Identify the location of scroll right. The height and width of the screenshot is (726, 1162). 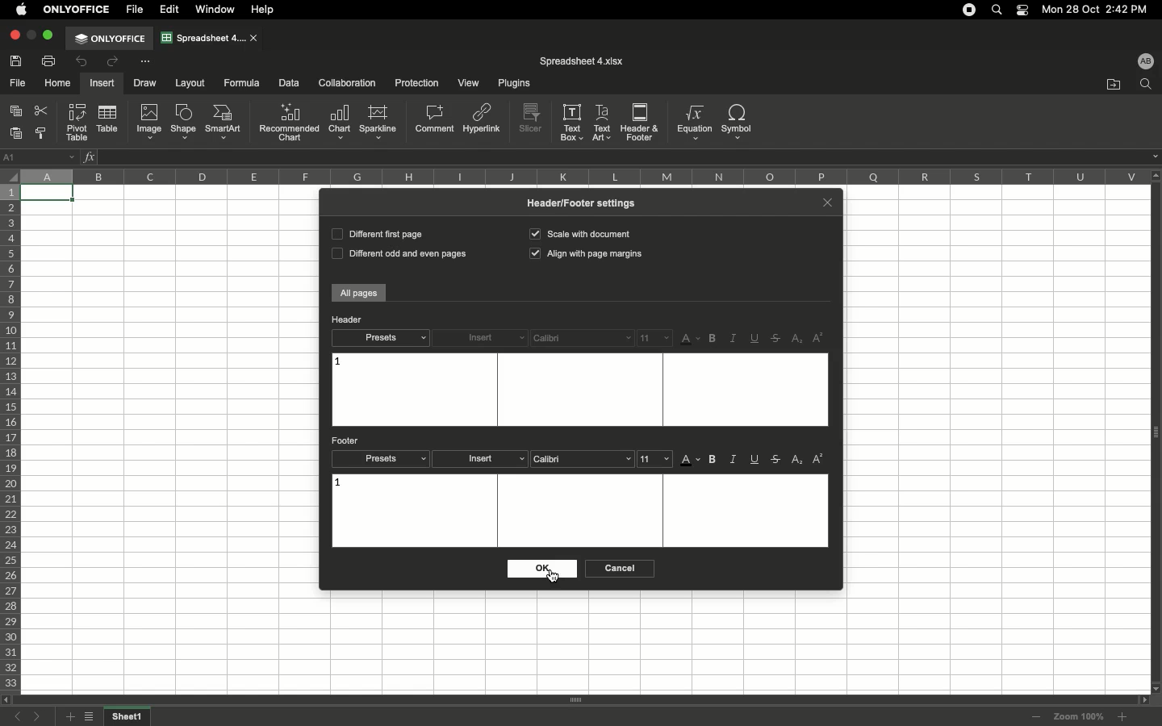
(1141, 700).